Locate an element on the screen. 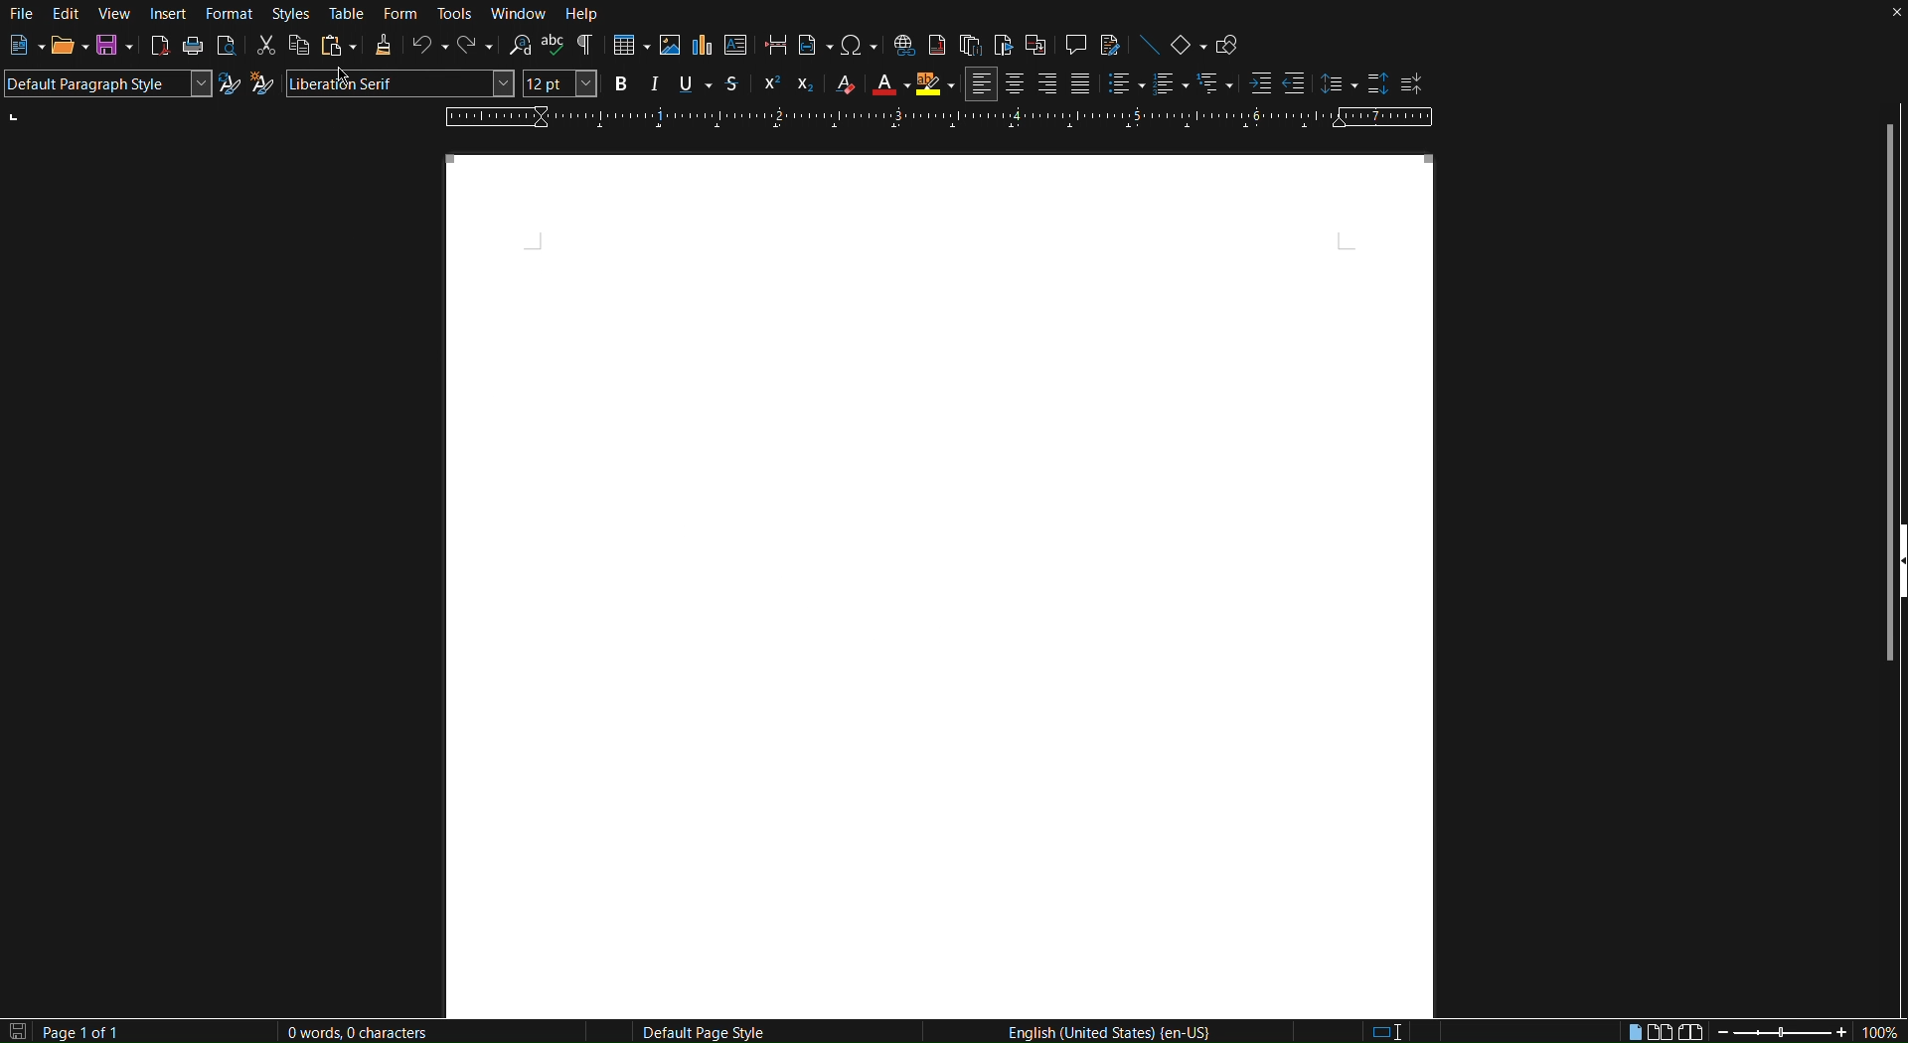 The height and width of the screenshot is (1043, 1908). Insert Image is located at coordinates (670, 46).